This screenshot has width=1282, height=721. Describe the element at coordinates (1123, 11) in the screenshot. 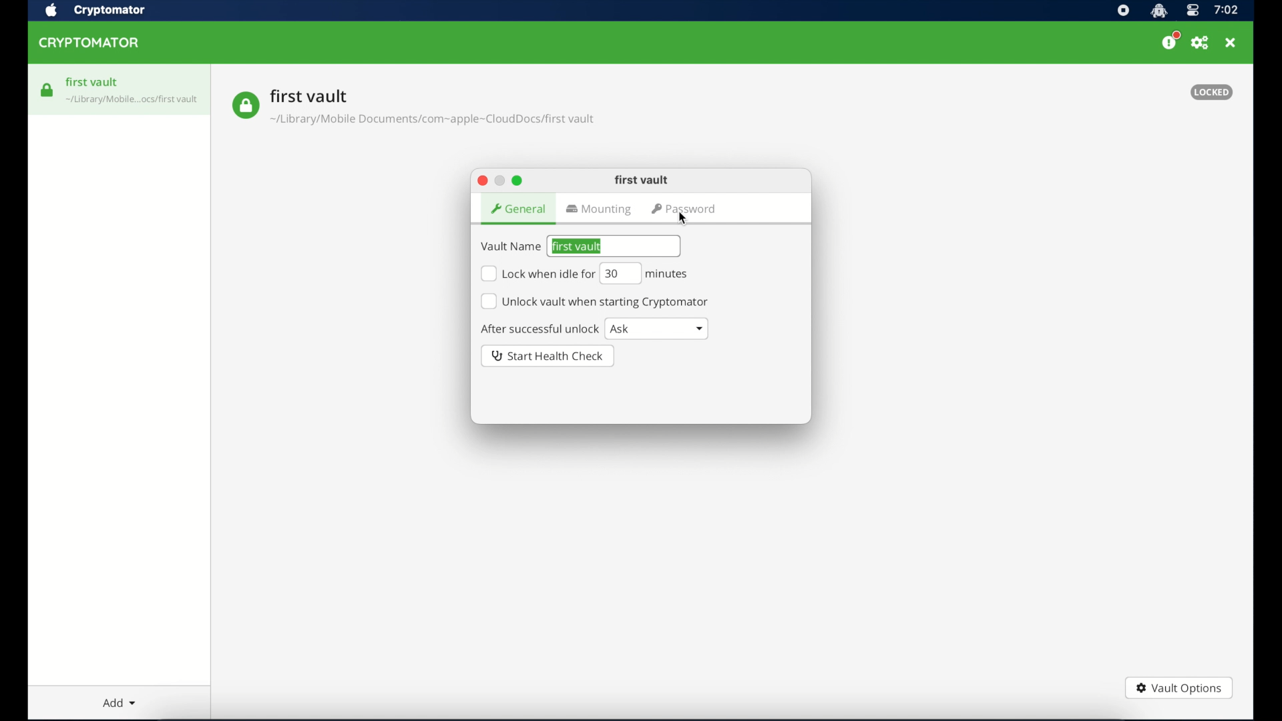

I see `screen recorder icon` at that location.